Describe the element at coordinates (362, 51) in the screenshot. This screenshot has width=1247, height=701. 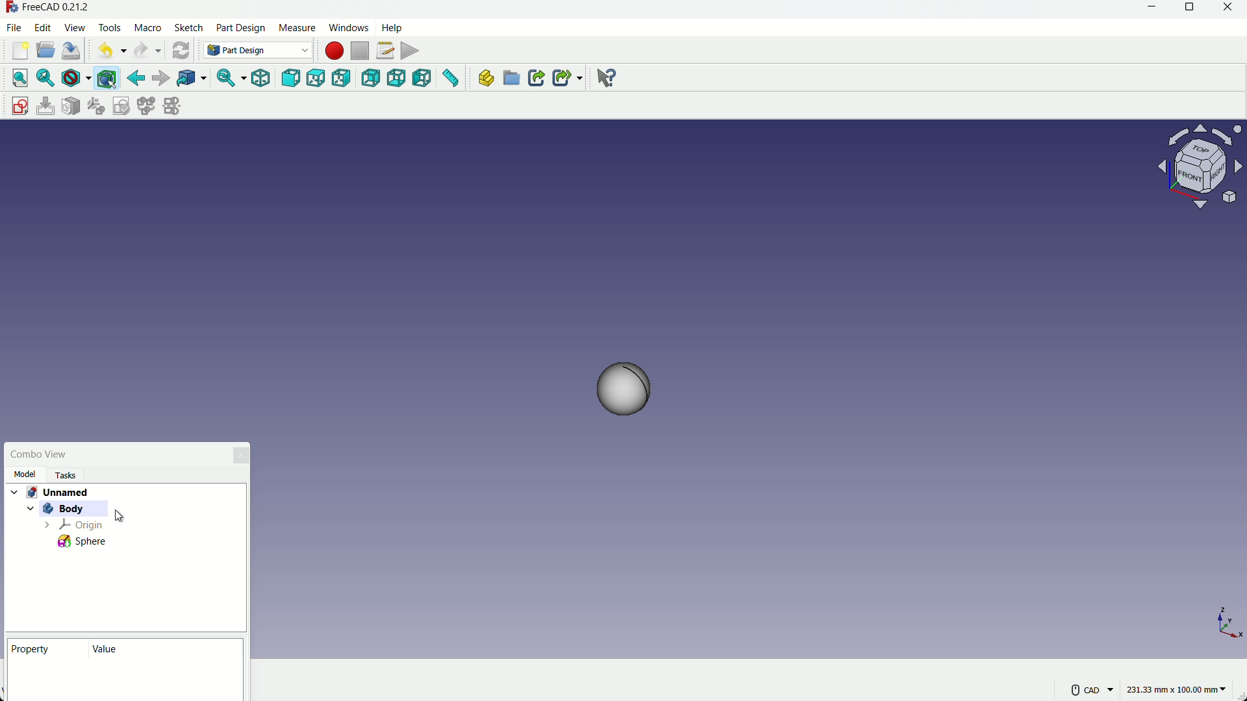
I see `stop macros` at that location.